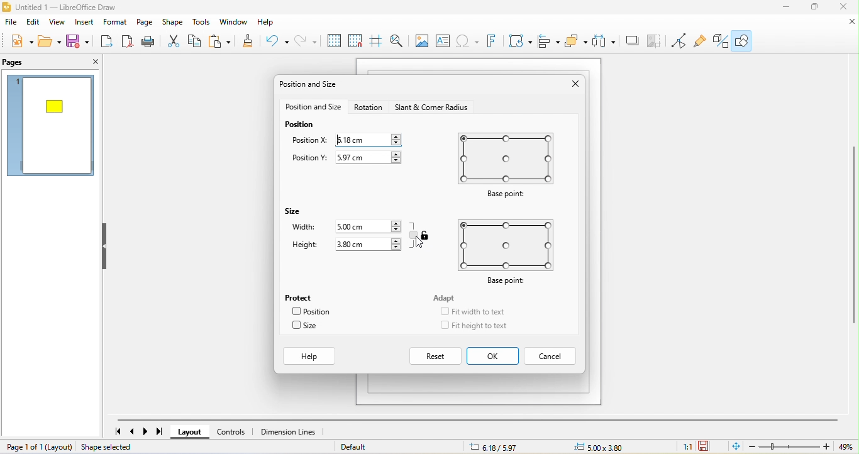 The image size is (859, 454). I want to click on open, so click(49, 43).